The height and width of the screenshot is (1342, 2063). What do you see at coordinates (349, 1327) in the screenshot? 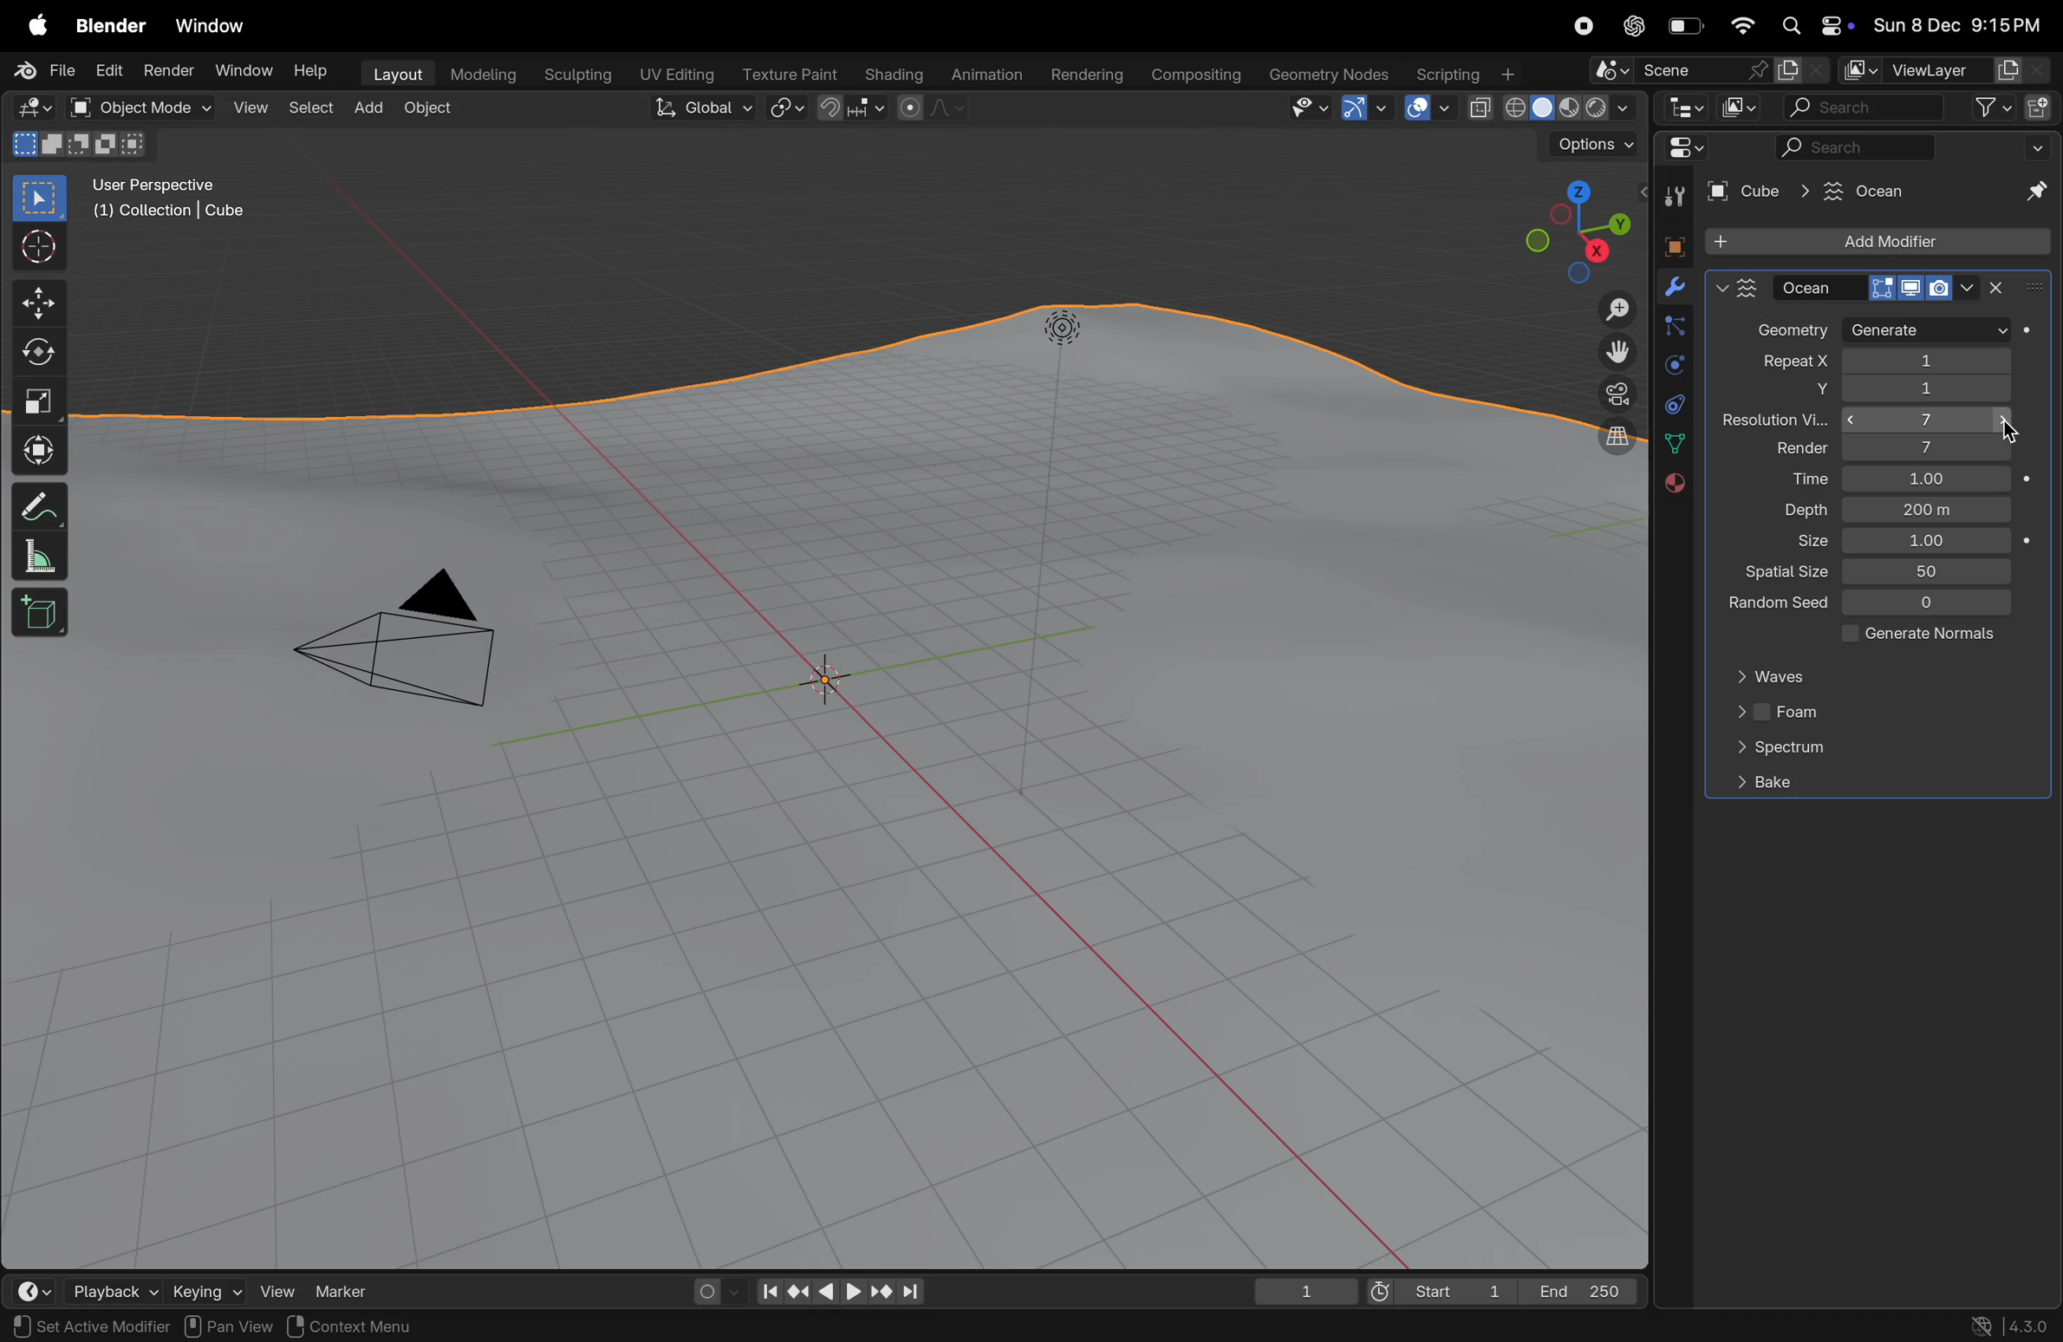
I see `Context Menu` at bounding box center [349, 1327].